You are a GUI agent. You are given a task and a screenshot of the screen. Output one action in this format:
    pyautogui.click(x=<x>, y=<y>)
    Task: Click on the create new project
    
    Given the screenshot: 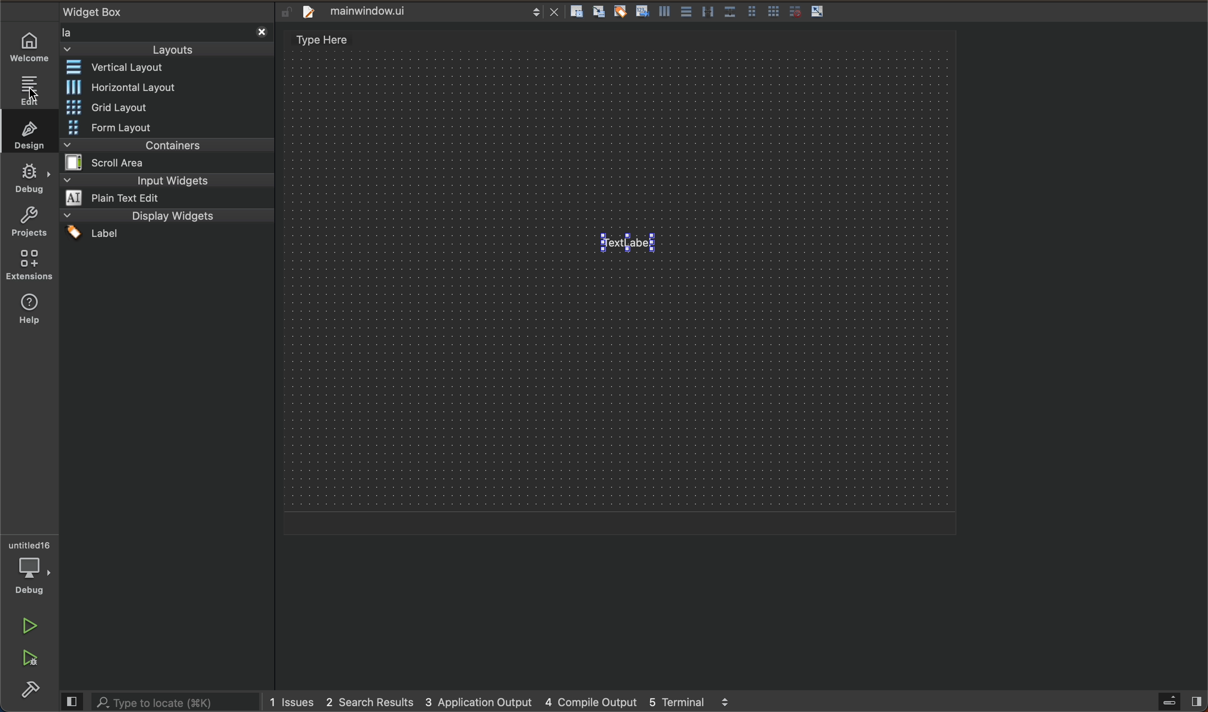 What is the action you would take?
    pyautogui.click(x=308, y=12)
    